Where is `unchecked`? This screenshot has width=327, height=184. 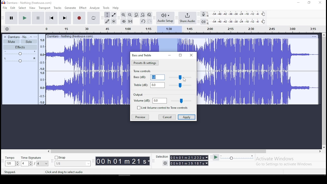 unchecked is located at coordinates (138, 108).